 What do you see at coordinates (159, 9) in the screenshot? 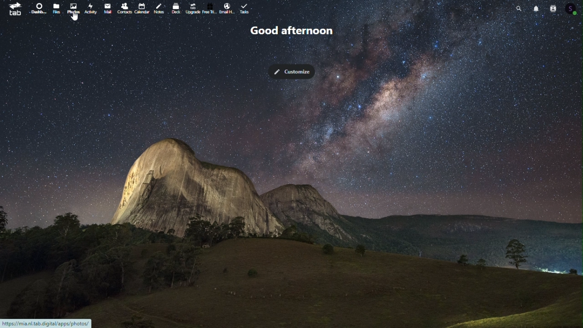
I see `notes` at bounding box center [159, 9].